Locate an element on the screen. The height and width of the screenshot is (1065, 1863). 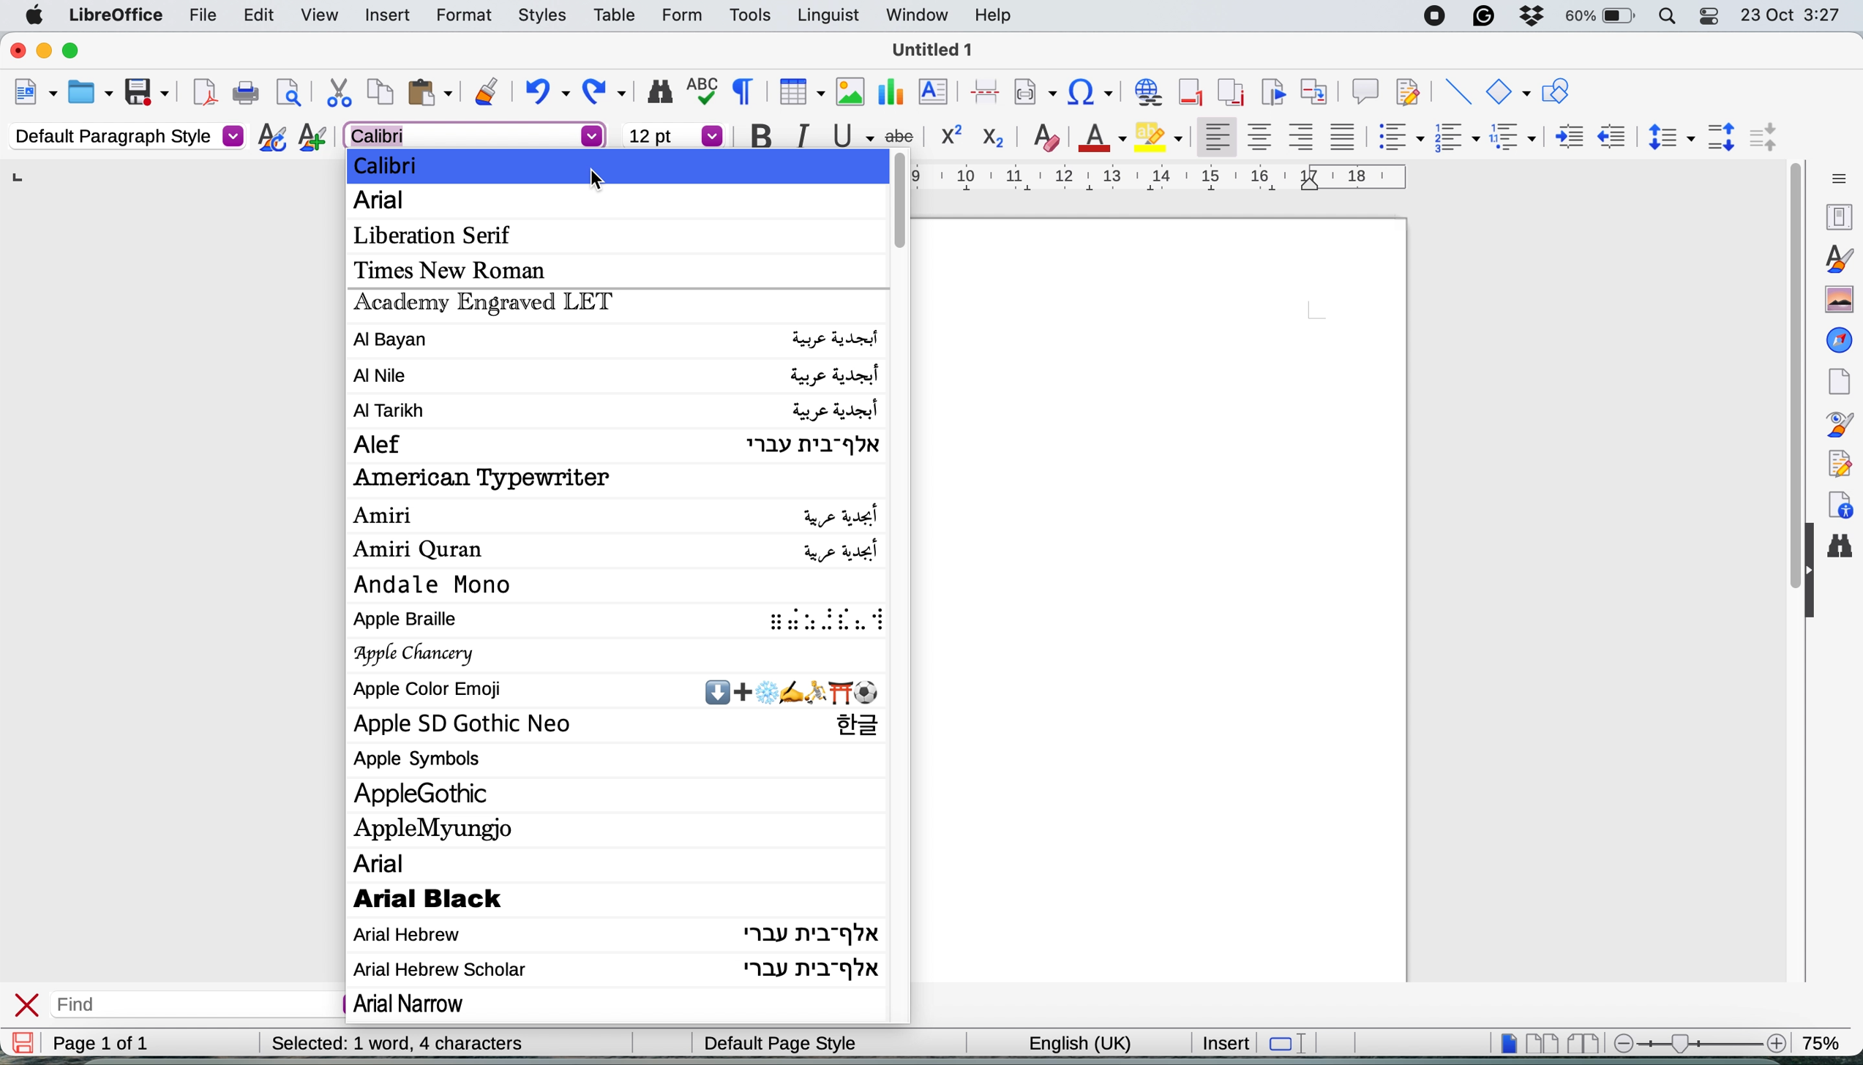
al tarikh is located at coordinates (615, 411).